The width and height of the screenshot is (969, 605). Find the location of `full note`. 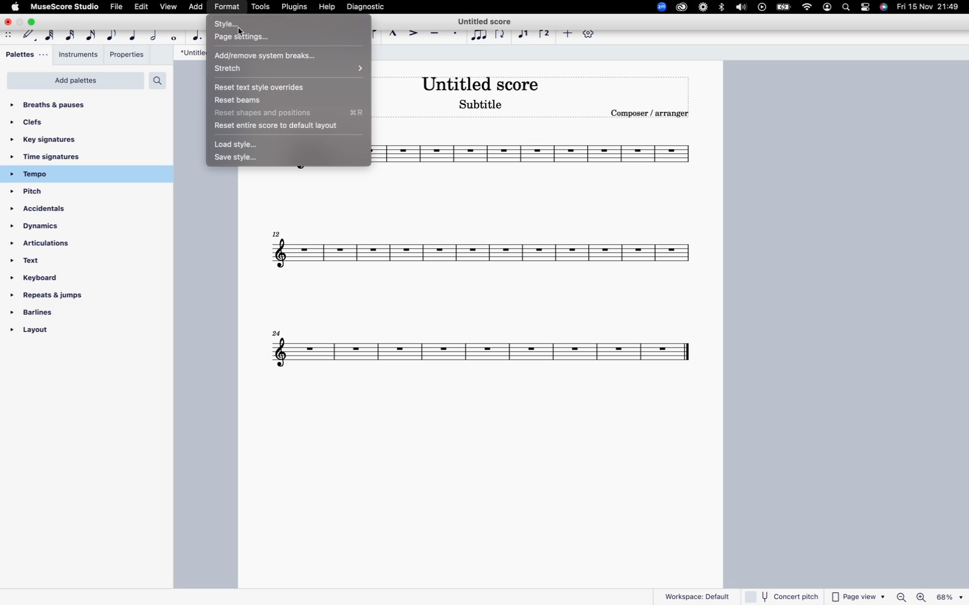

full note is located at coordinates (175, 36).